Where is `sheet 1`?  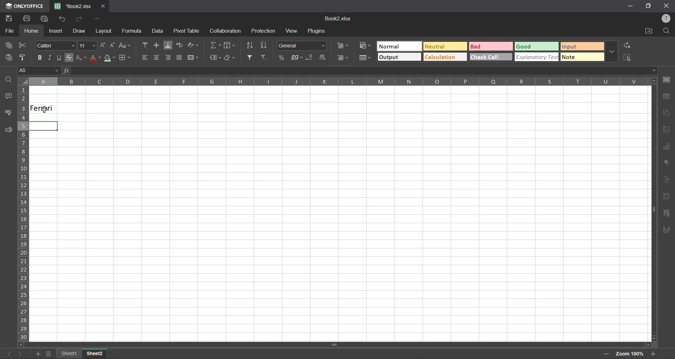 sheet 1 is located at coordinates (67, 353).